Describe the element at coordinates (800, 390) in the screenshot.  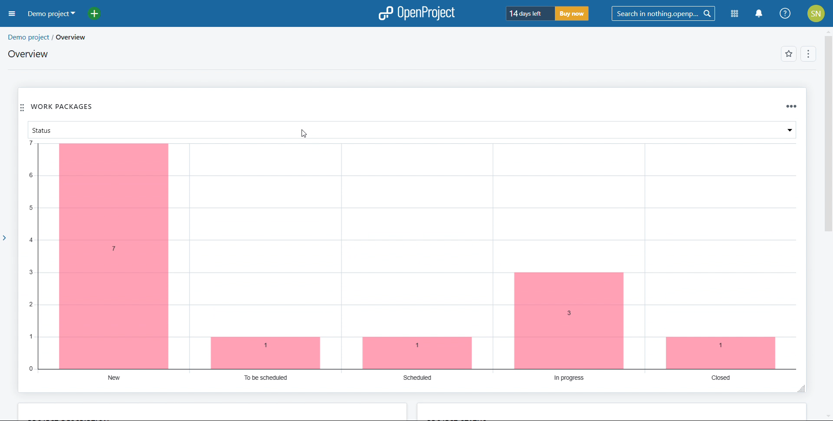
I see `resize` at that location.